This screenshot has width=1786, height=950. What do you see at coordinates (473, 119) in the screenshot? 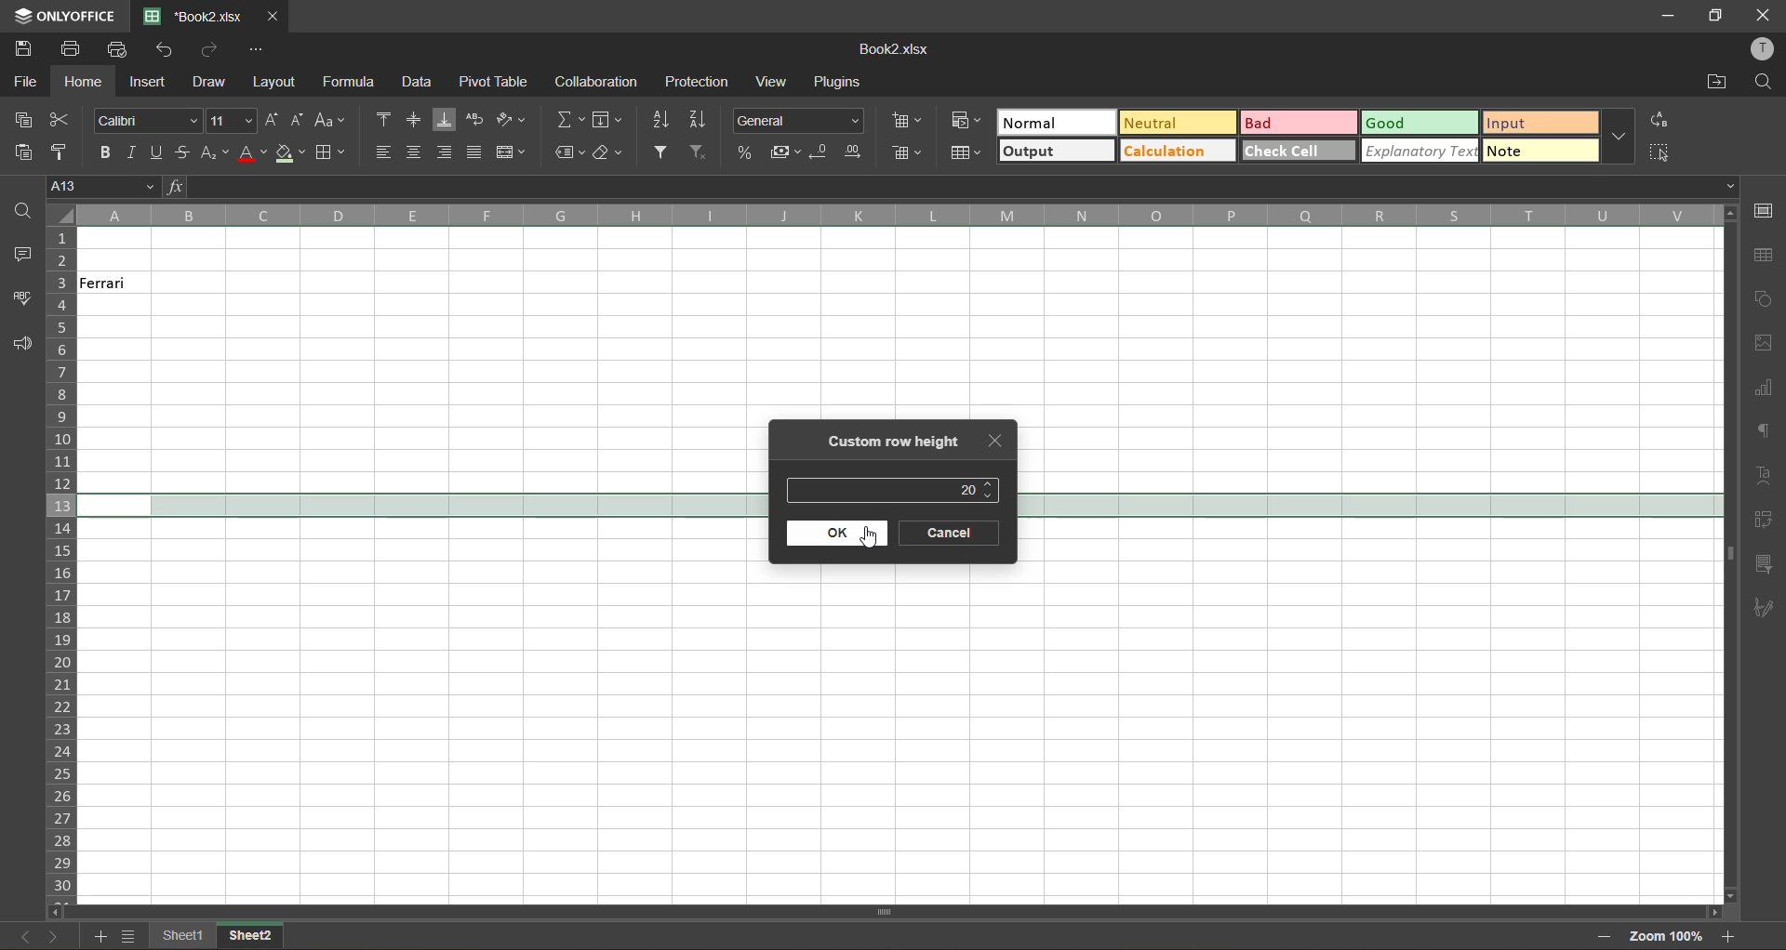
I see `wrap text` at bounding box center [473, 119].